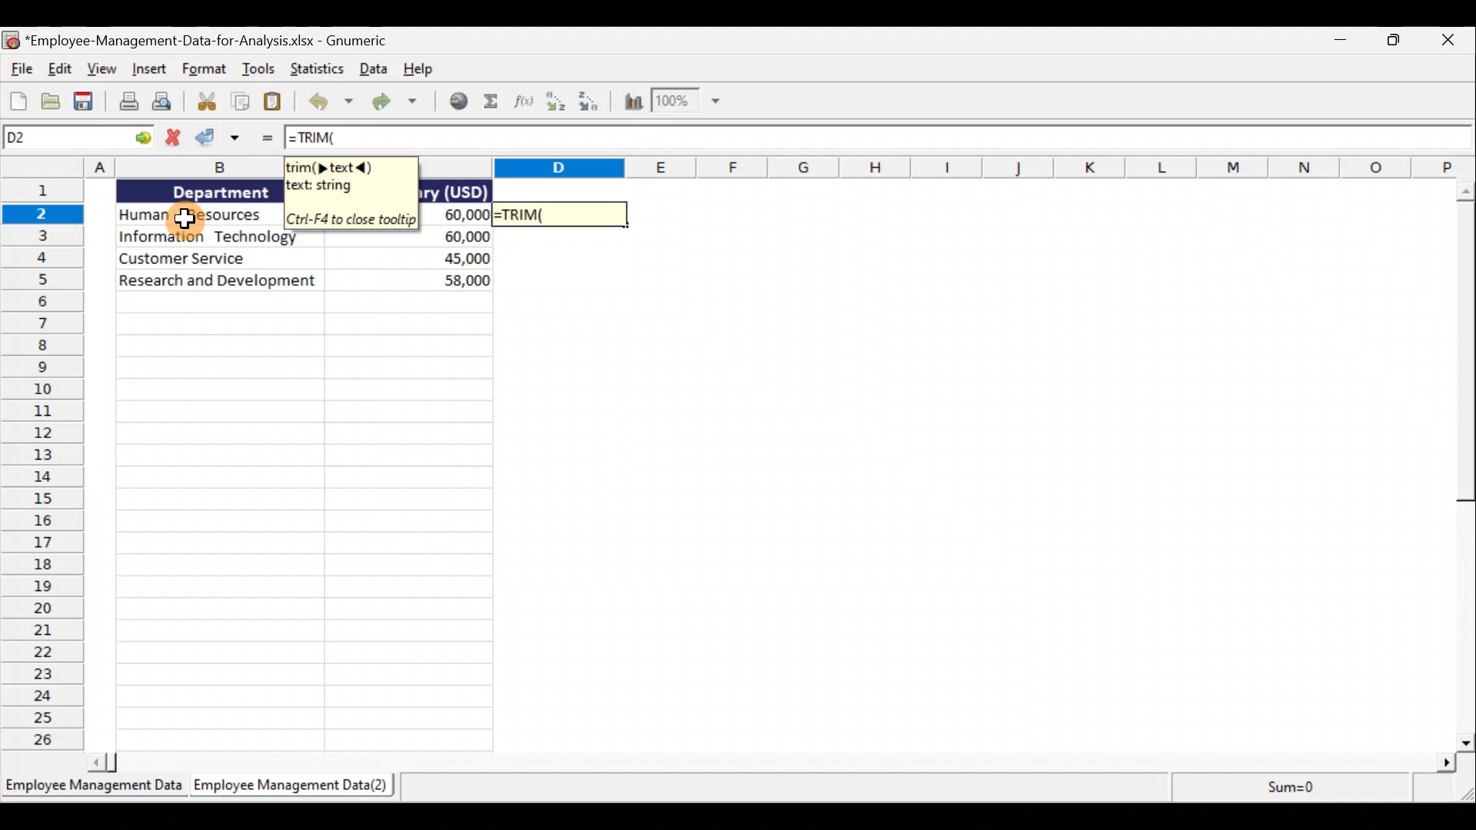 The height and width of the screenshot is (830, 1476). What do you see at coordinates (763, 762) in the screenshot?
I see `scroll bar` at bounding box center [763, 762].